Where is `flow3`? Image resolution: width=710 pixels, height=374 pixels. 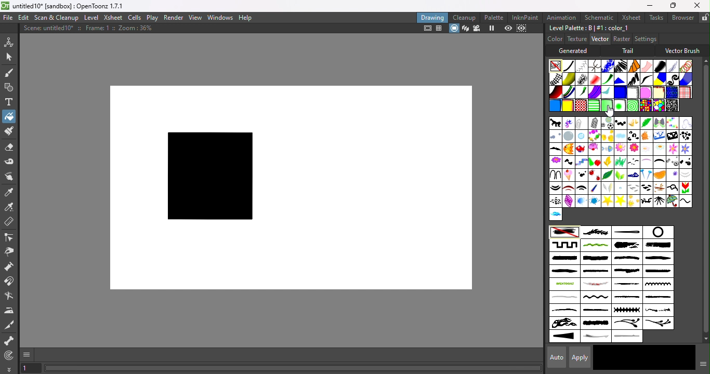
flow3 is located at coordinates (646, 149).